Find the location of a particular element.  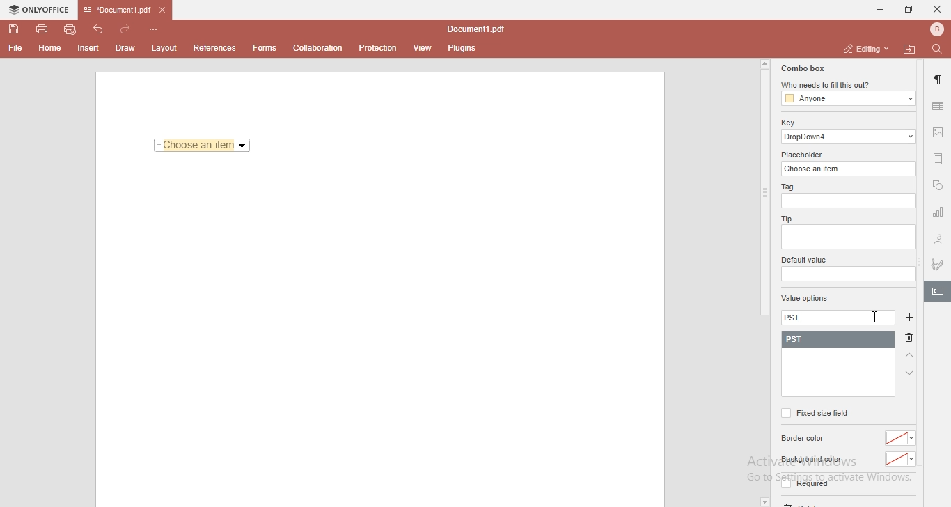

Choose an item is located at coordinates (203, 146).